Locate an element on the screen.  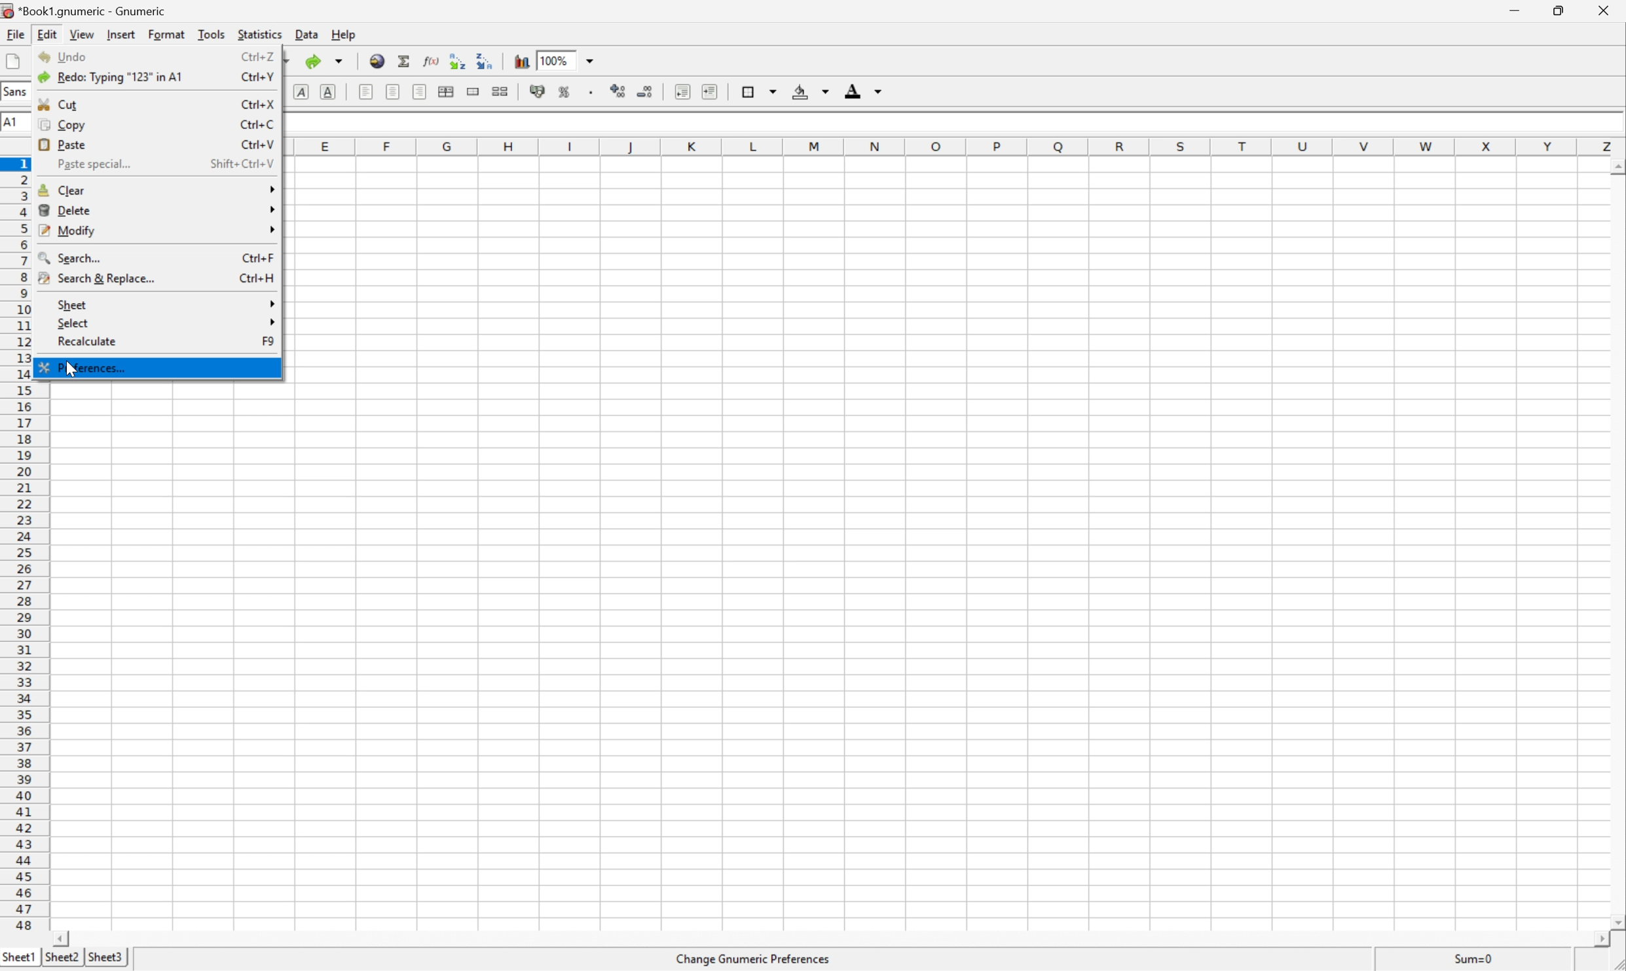
minimize is located at coordinates (1517, 11).